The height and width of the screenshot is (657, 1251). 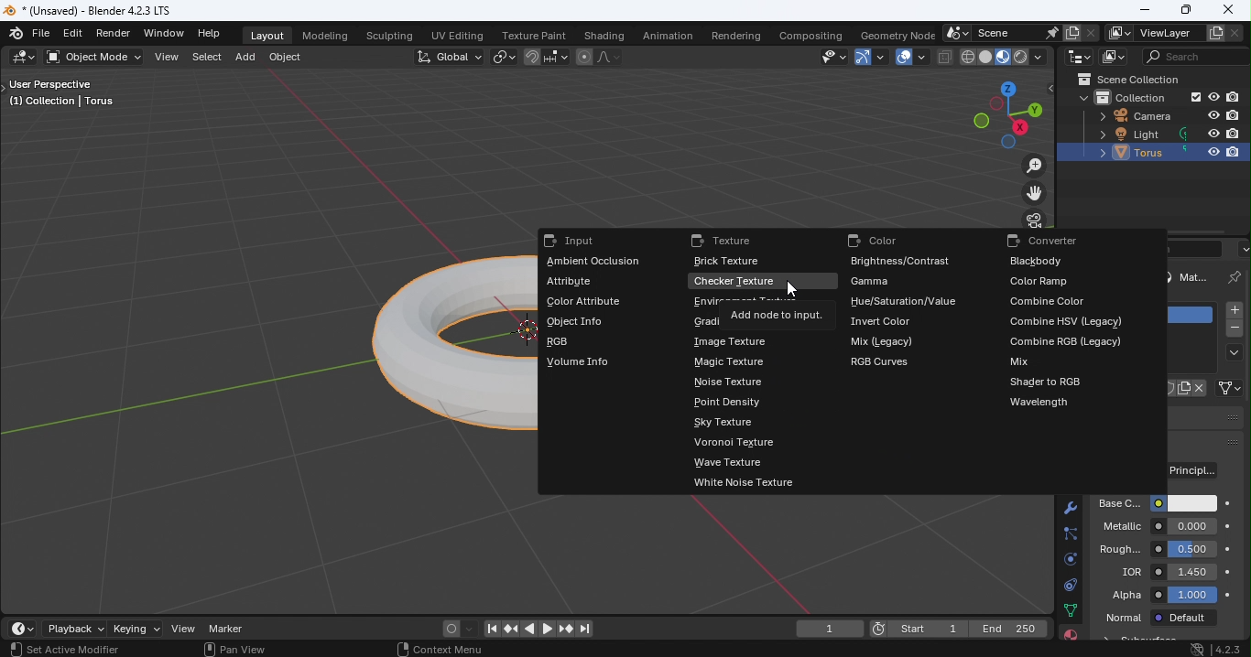 What do you see at coordinates (868, 282) in the screenshot?
I see `Gamma` at bounding box center [868, 282].